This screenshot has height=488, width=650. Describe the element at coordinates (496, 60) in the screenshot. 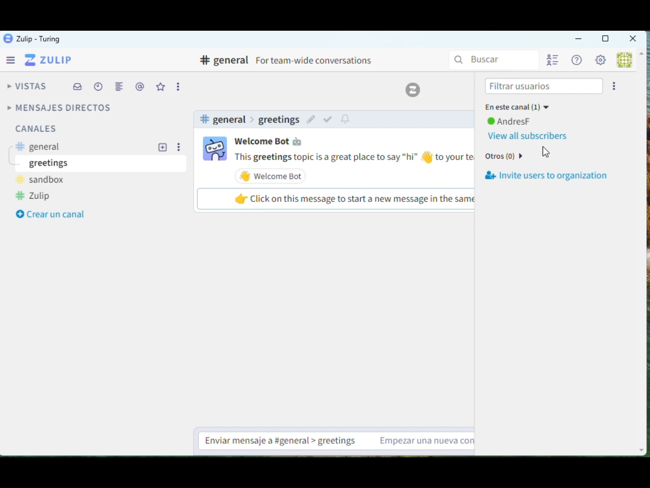

I see `Search` at that location.